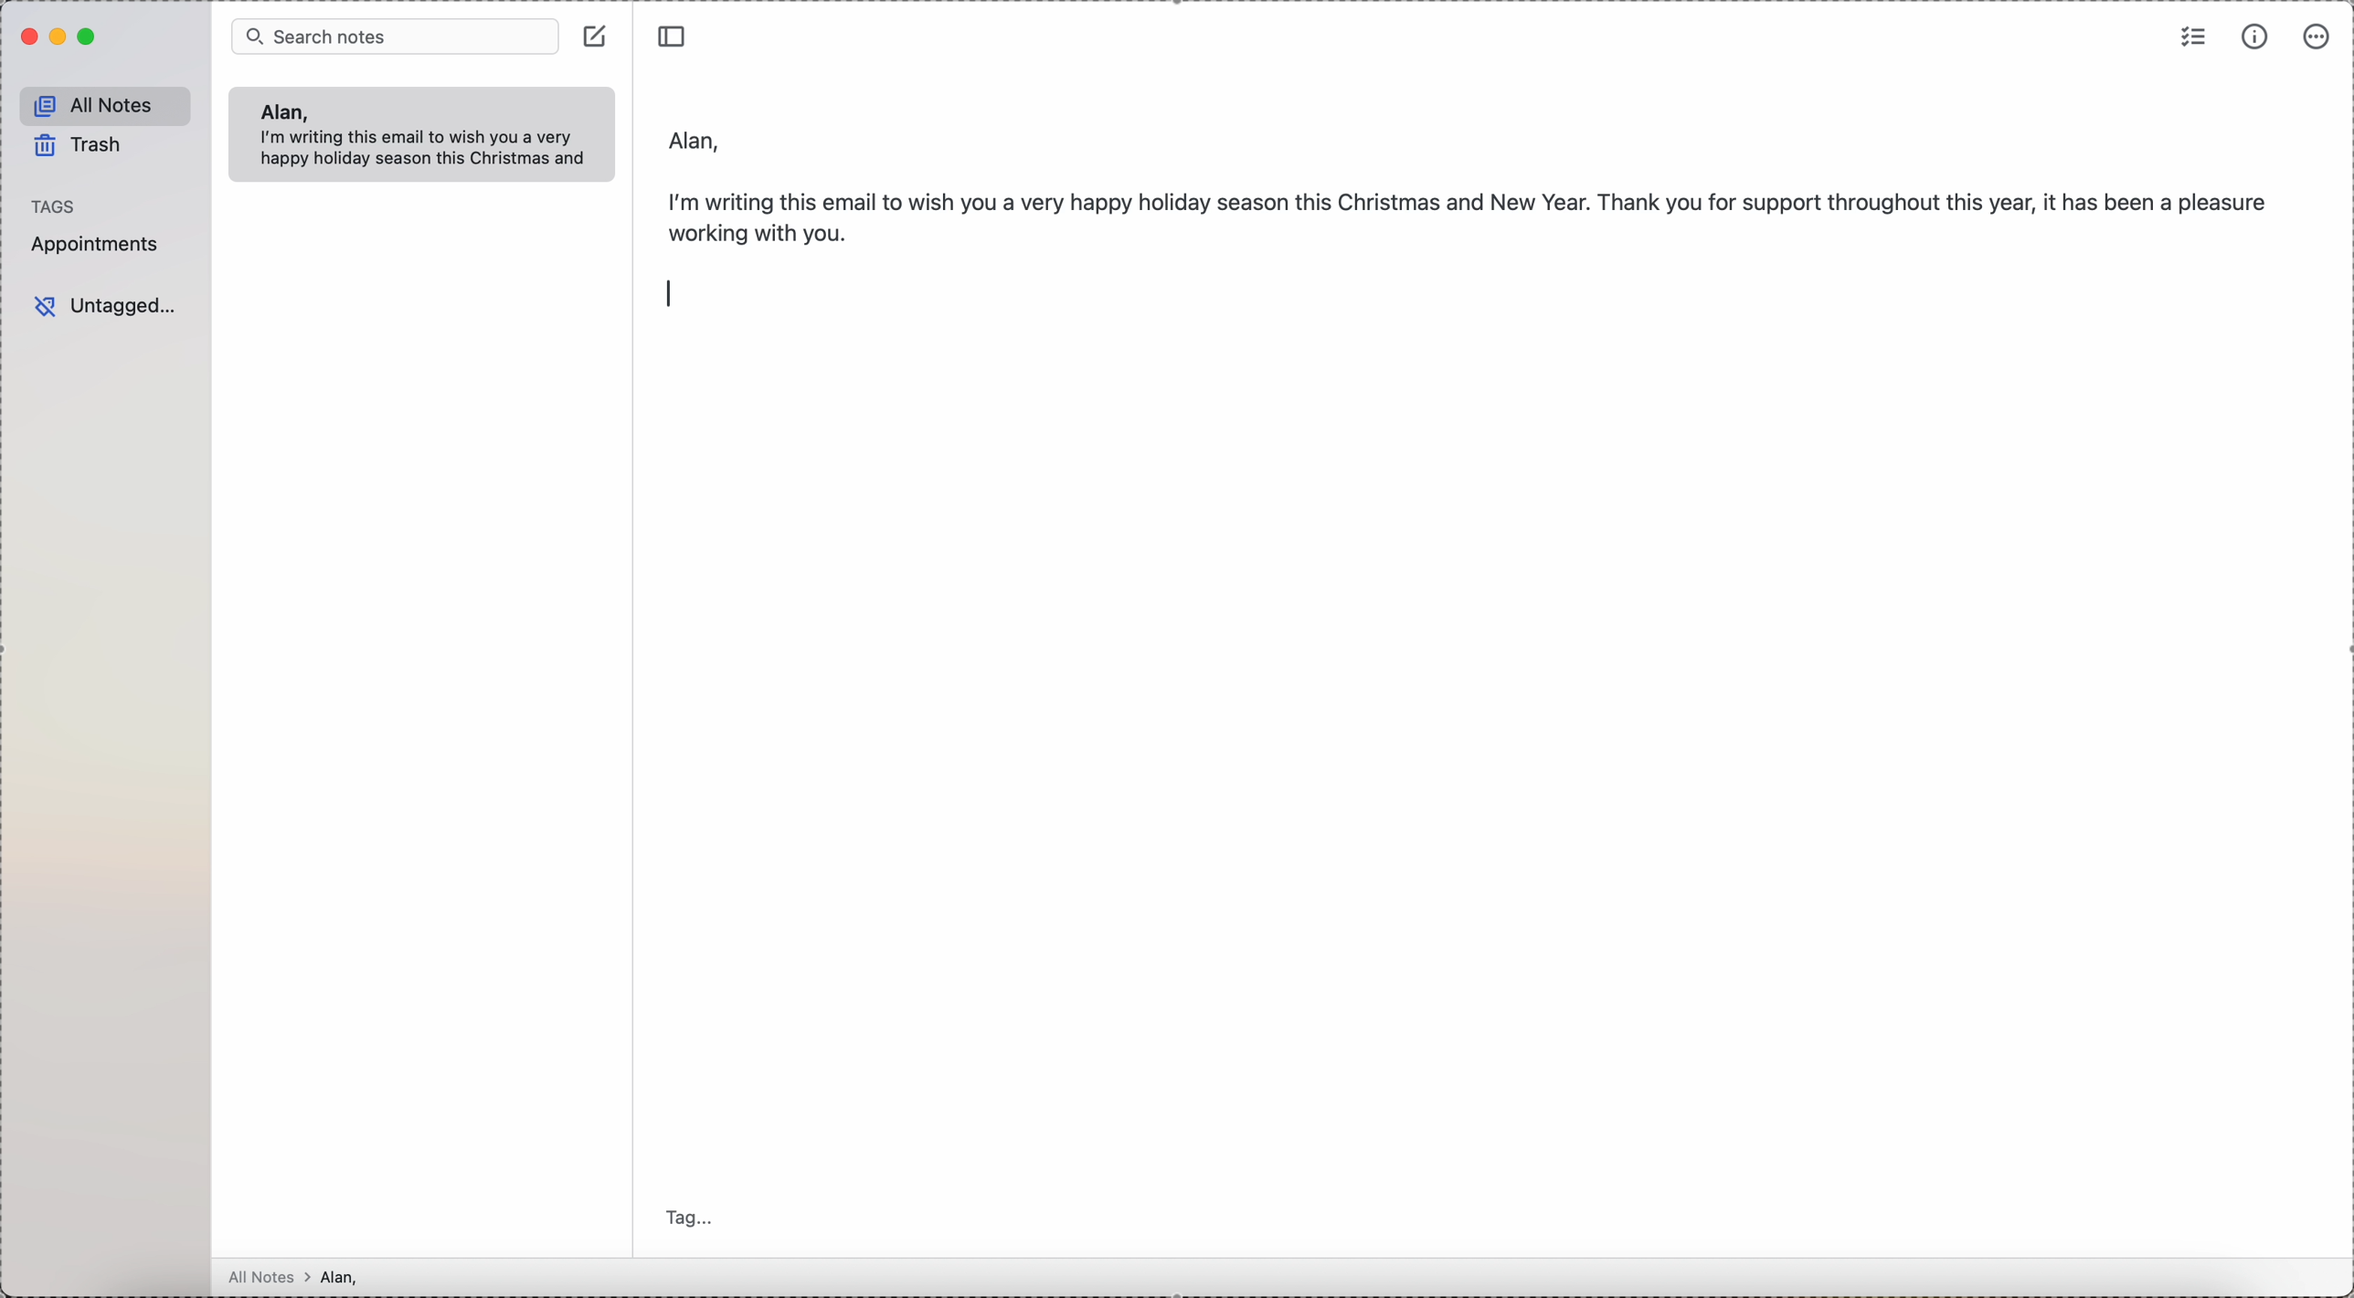 The image size is (2354, 1298). What do you see at coordinates (2317, 37) in the screenshot?
I see `more options` at bounding box center [2317, 37].